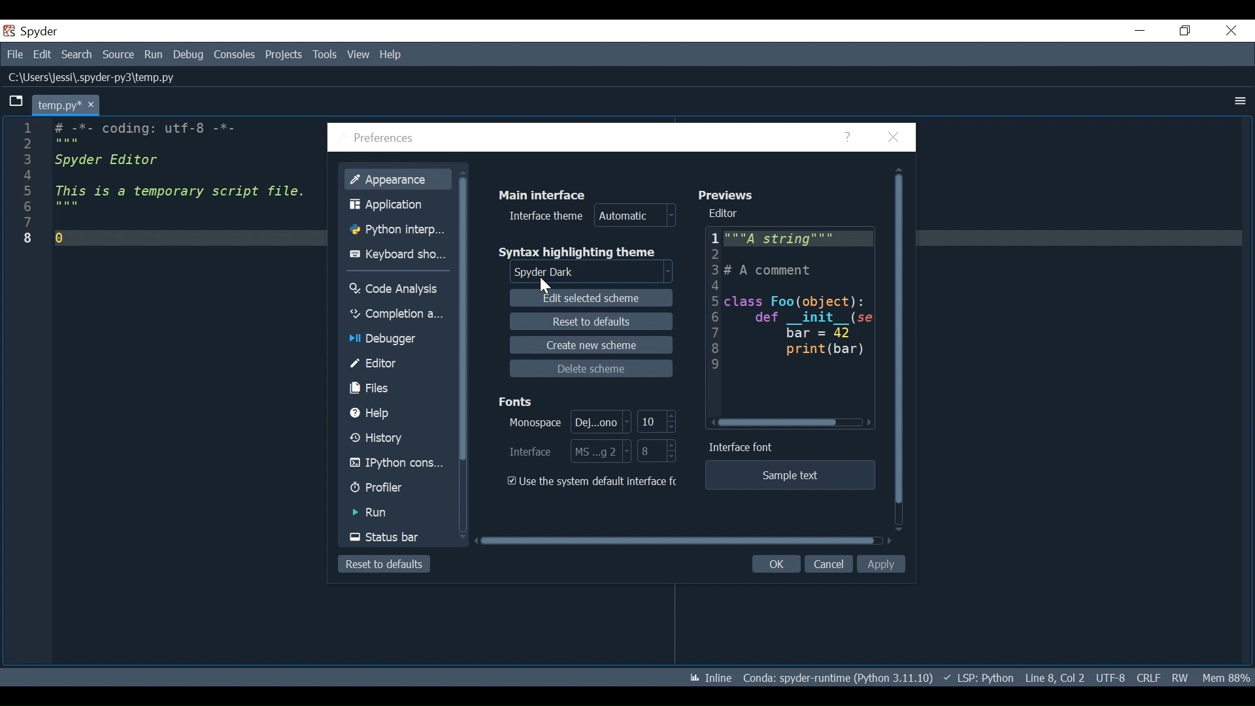 The width and height of the screenshot is (1255, 706). What do you see at coordinates (567, 451) in the screenshot?
I see `Select Interface Font` at bounding box center [567, 451].